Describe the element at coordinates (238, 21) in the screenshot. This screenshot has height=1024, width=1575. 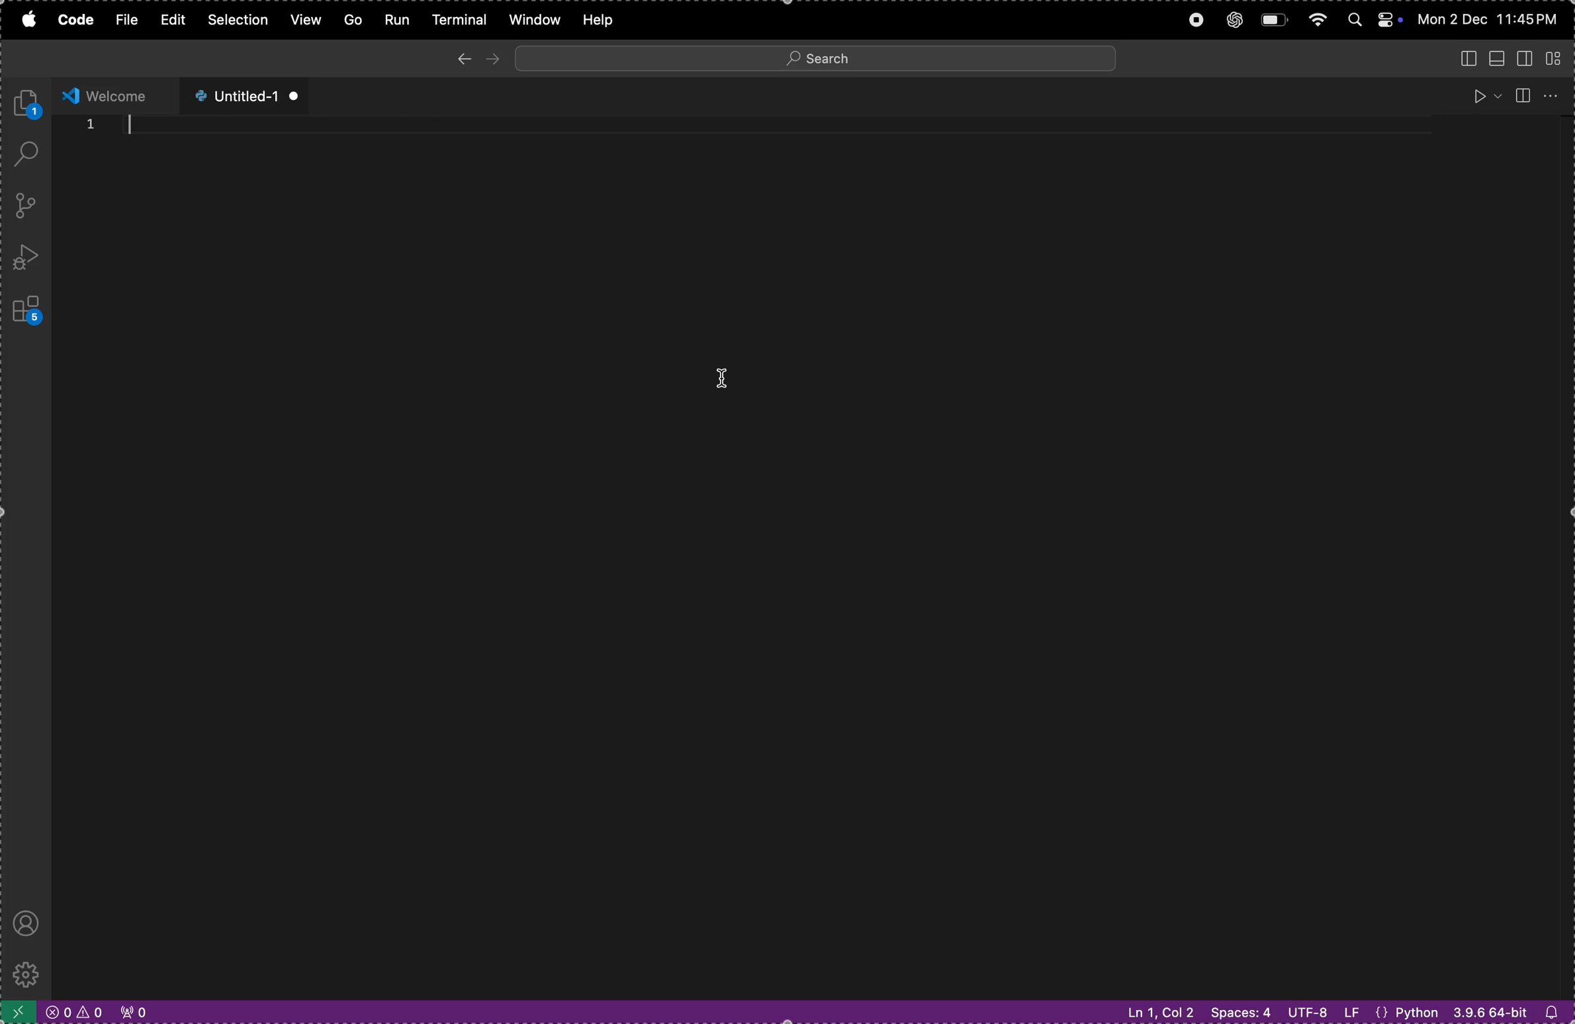
I see `selection` at that location.